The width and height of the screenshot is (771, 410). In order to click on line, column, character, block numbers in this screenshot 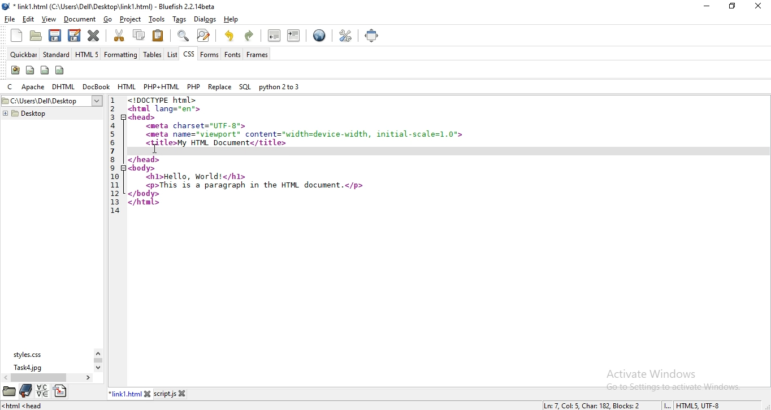, I will do `click(591, 405)`.